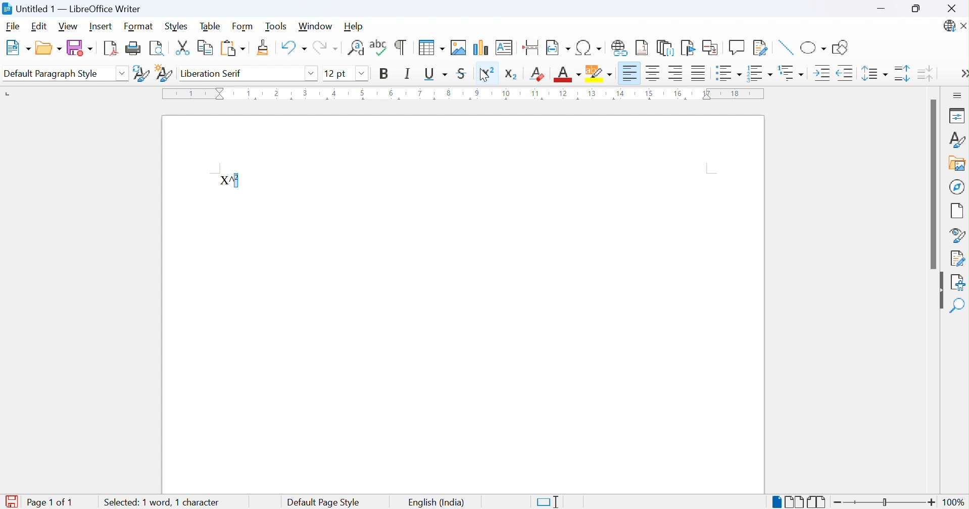  I want to click on Clear direct formatting, so click(536, 74).